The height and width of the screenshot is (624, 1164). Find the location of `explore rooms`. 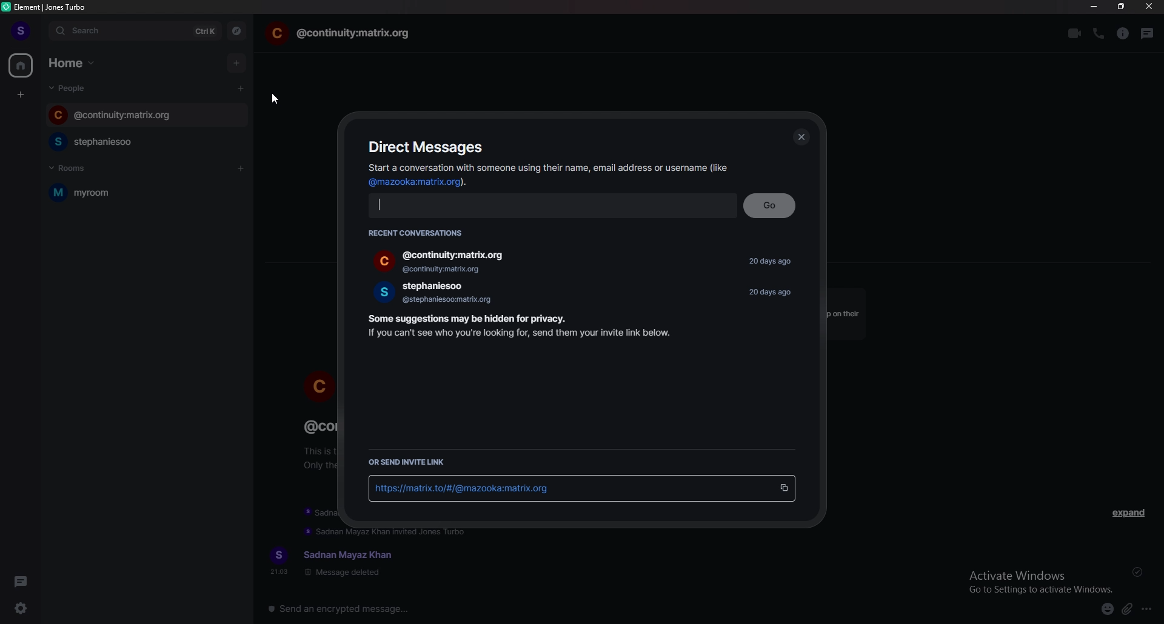

explore rooms is located at coordinates (237, 31).